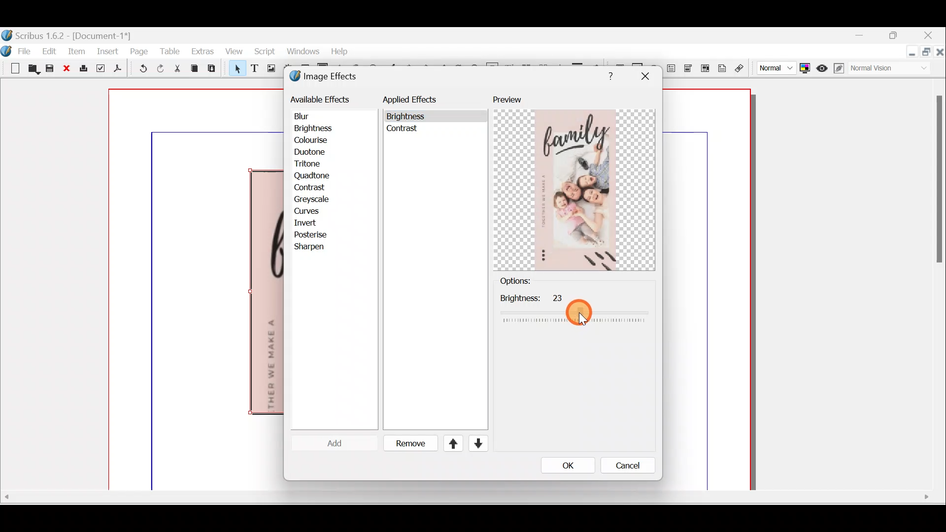  What do you see at coordinates (68, 34) in the screenshot?
I see `Document name` at bounding box center [68, 34].